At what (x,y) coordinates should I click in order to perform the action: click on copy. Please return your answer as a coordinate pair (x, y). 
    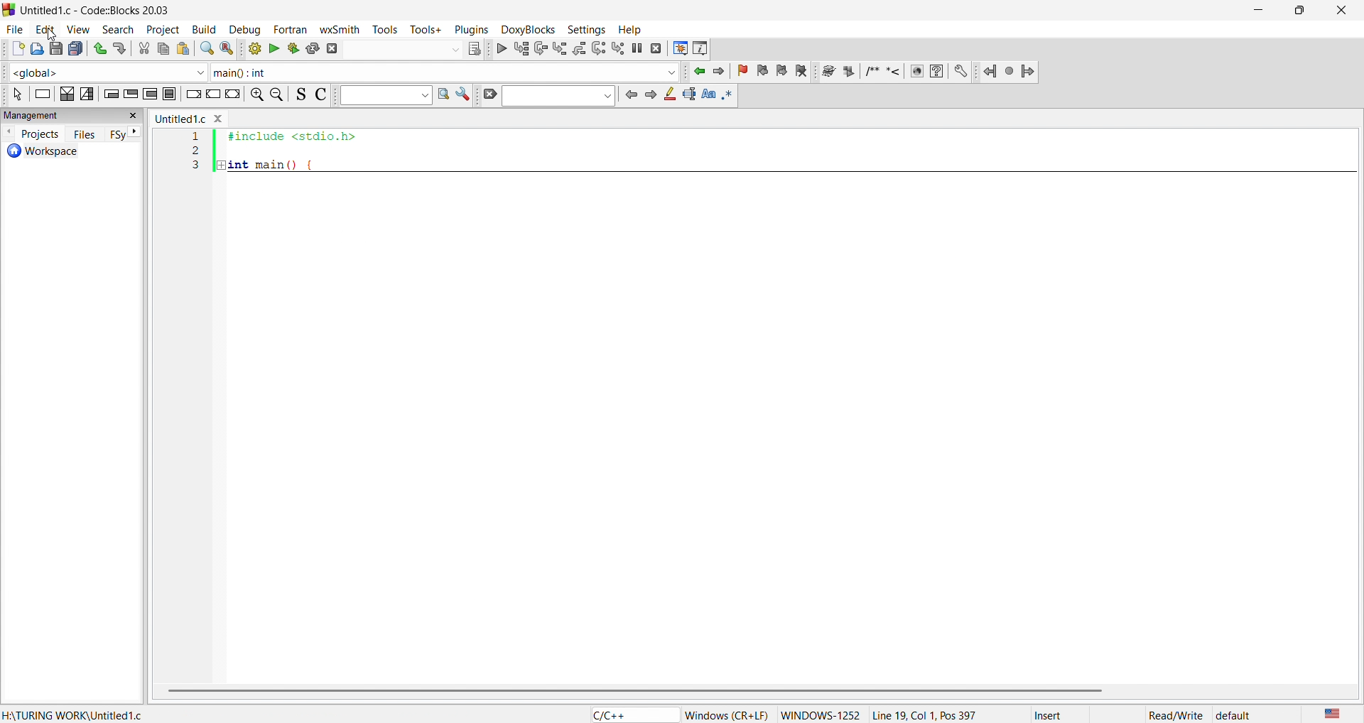
    Looking at the image, I should click on (163, 49).